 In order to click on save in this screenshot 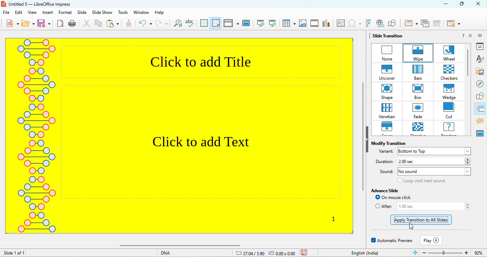, I will do `click(45, 23)`.